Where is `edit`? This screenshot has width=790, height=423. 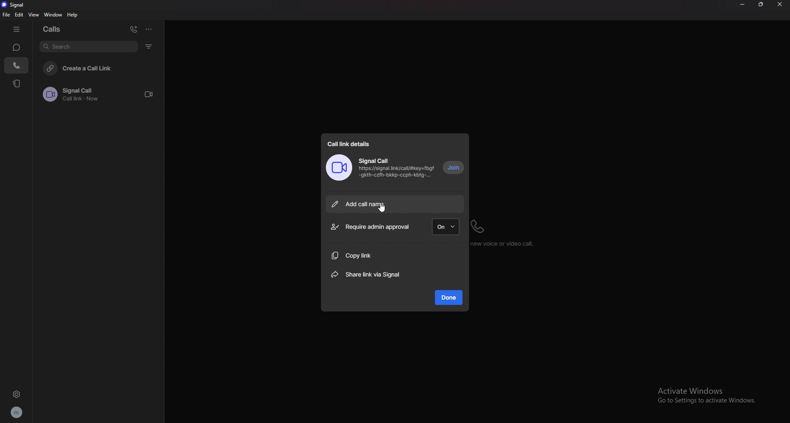
edit is located at coordinates (19, 15).